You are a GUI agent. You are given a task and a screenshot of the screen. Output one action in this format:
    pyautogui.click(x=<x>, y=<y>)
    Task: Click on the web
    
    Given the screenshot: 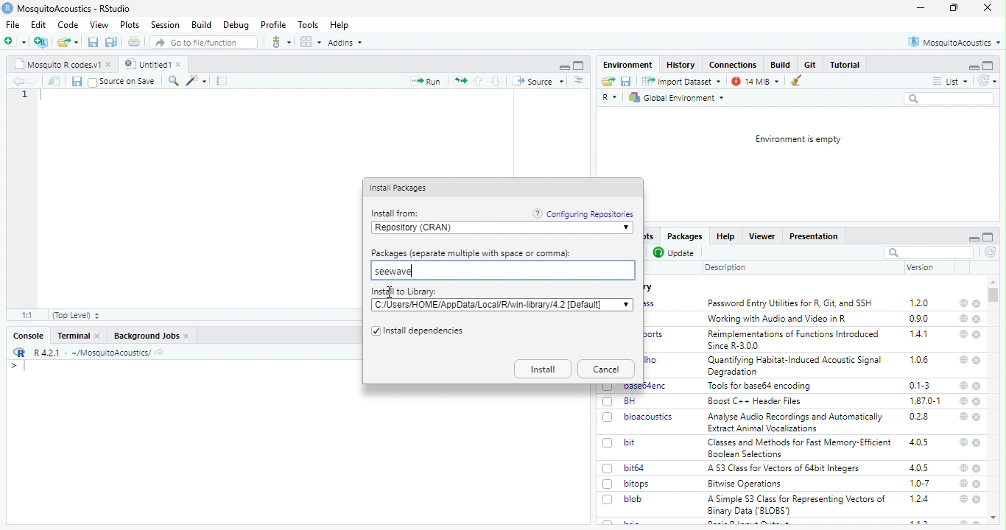 What is the action you would take?
    pyautogui.click(x=964, y=386)
    